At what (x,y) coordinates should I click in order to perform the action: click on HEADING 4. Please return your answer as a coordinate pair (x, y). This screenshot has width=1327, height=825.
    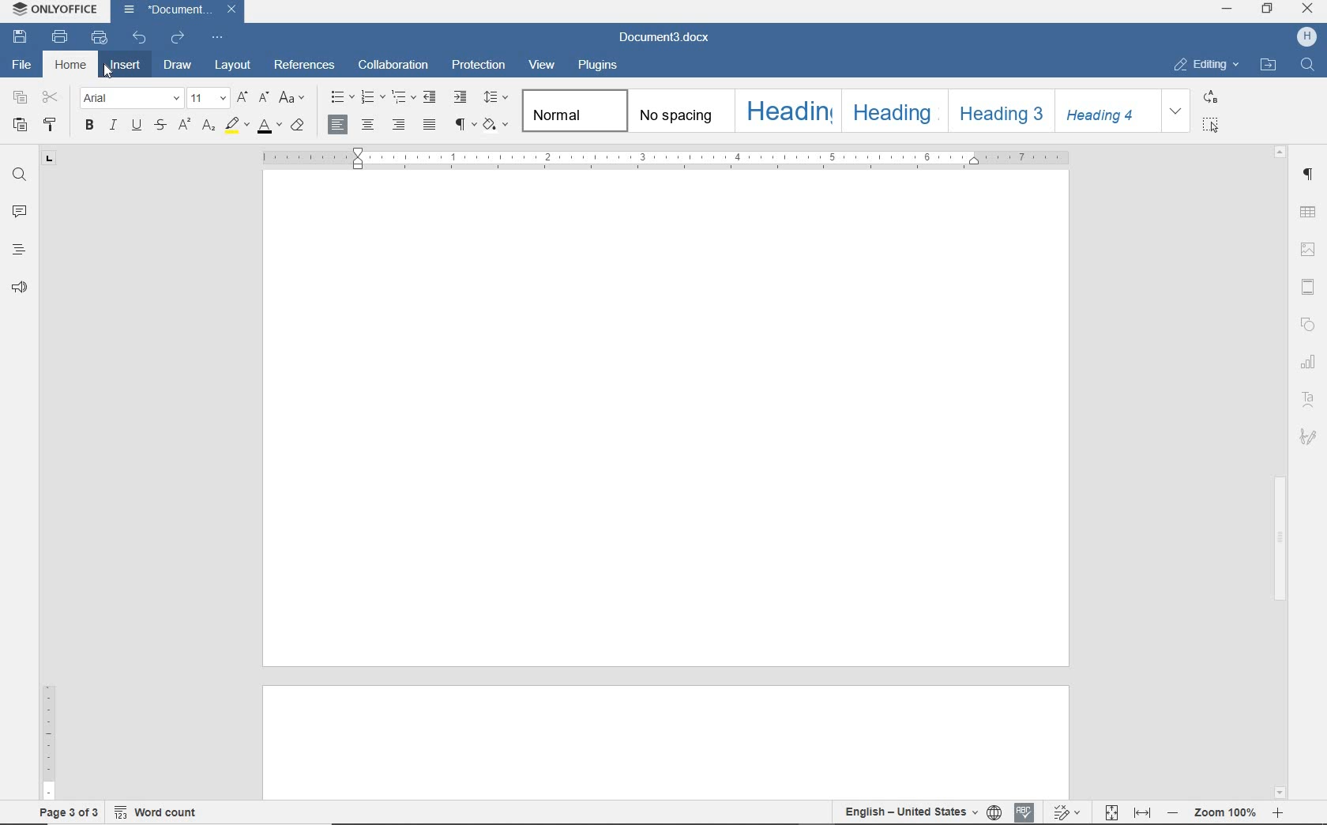
    Looking at the image, I should click on (1109, 111).